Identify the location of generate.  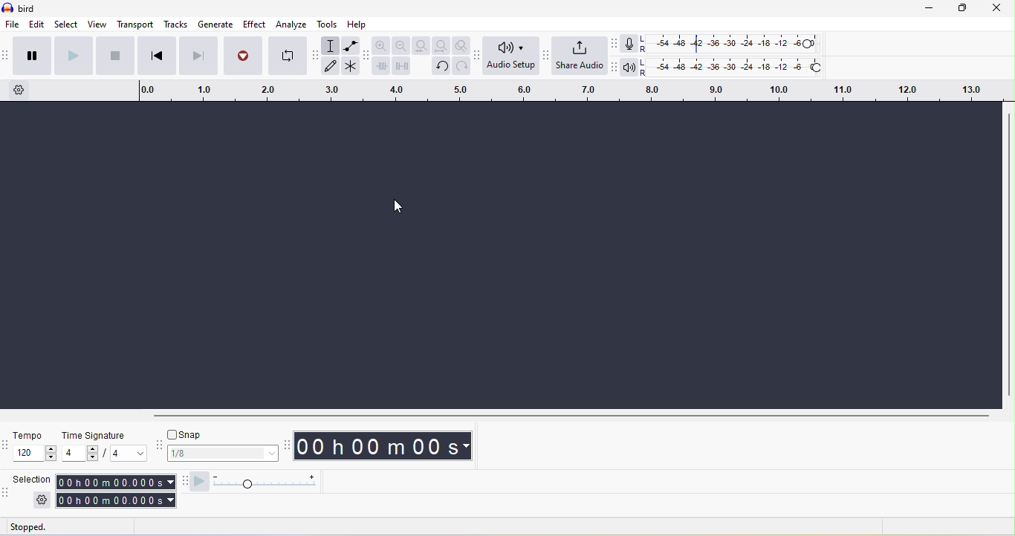
(212, 25).